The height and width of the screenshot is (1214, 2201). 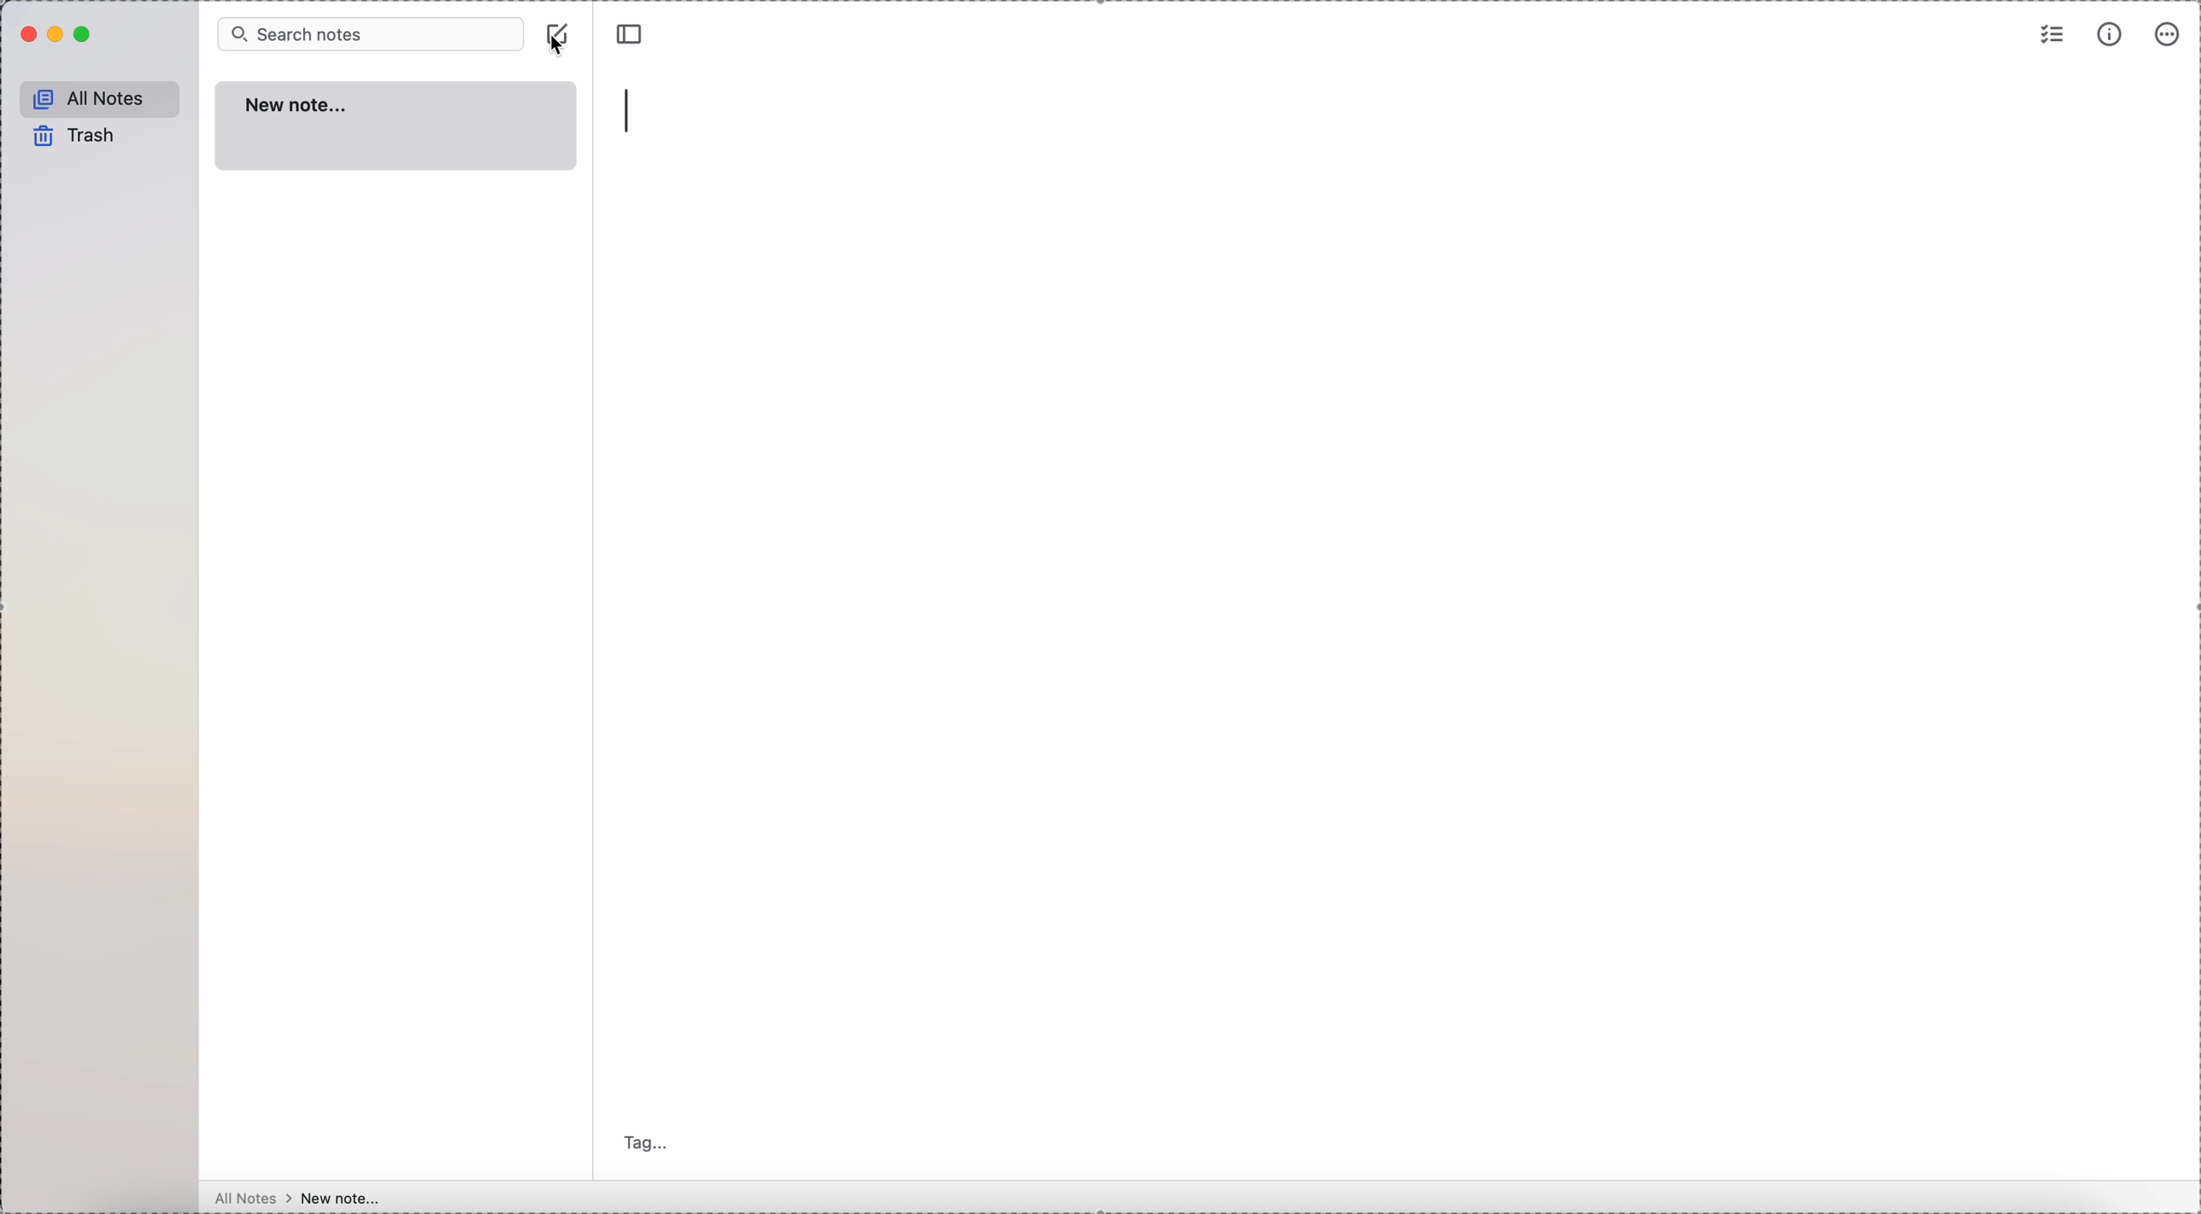 What do you see at coordinates (2165, 36) in the screenshot?
I see `more options` at bounding box center [2165, 36].